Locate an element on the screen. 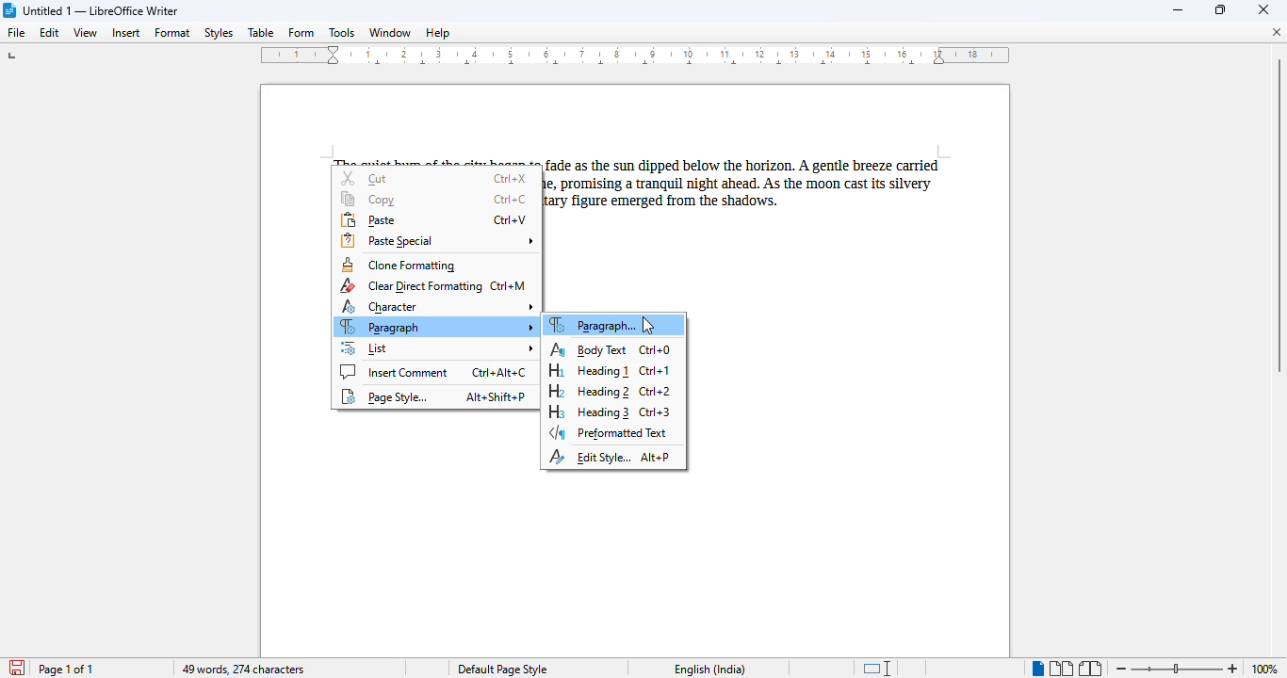 The height and width of the screenshot is (678, 1287). 100% is located at coordinates (1262, 669).